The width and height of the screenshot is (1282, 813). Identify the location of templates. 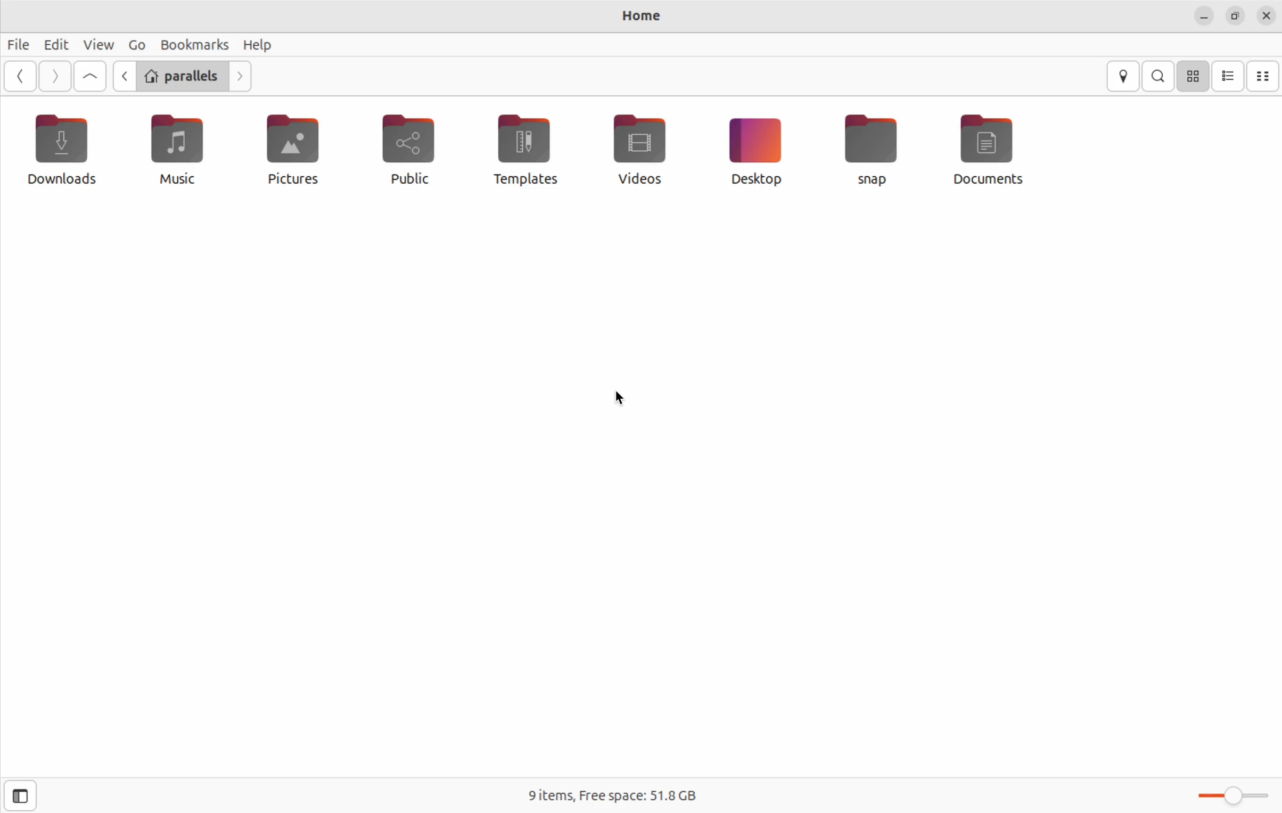
(531, 151).